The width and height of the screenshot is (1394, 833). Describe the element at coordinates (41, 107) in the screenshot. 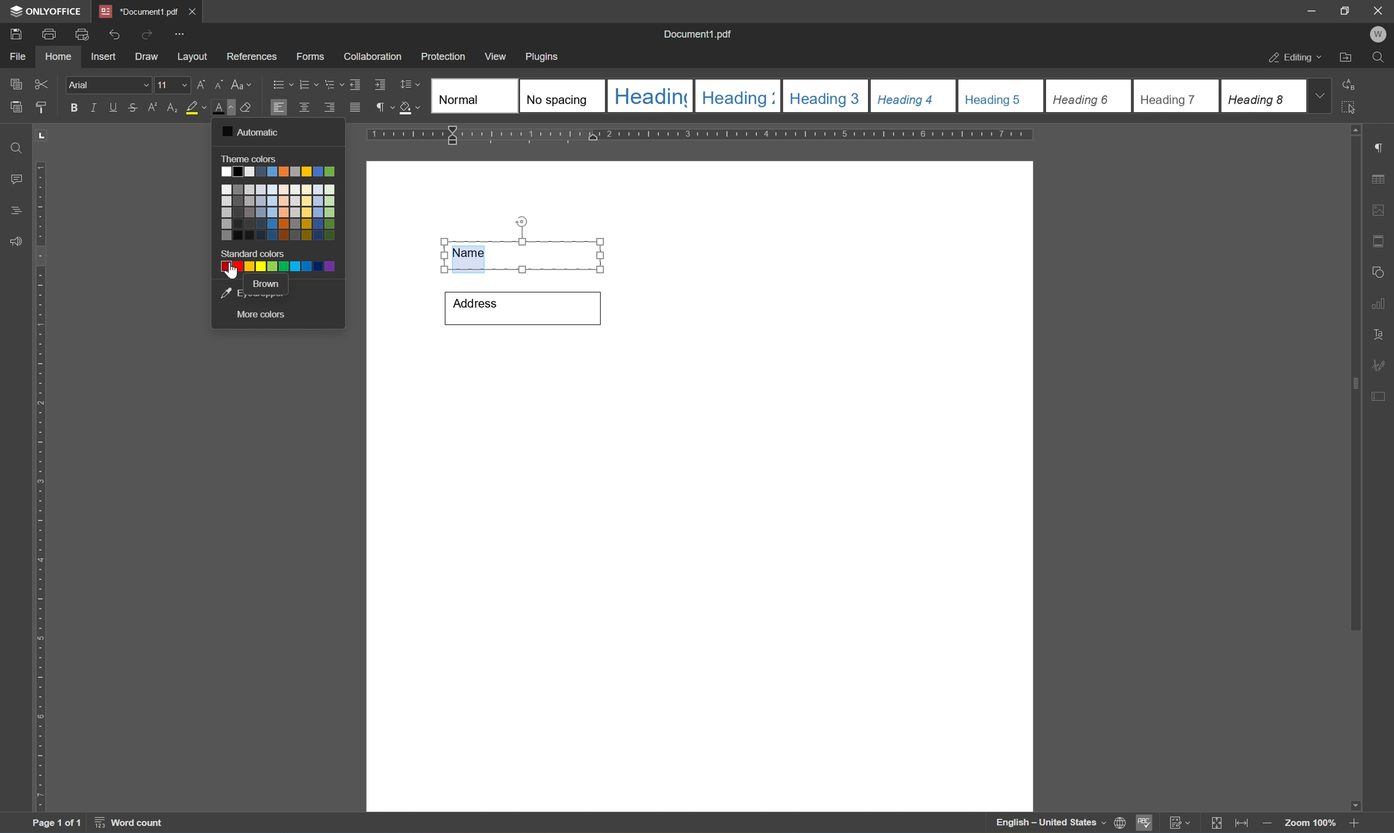

I see `copy style` at that location.